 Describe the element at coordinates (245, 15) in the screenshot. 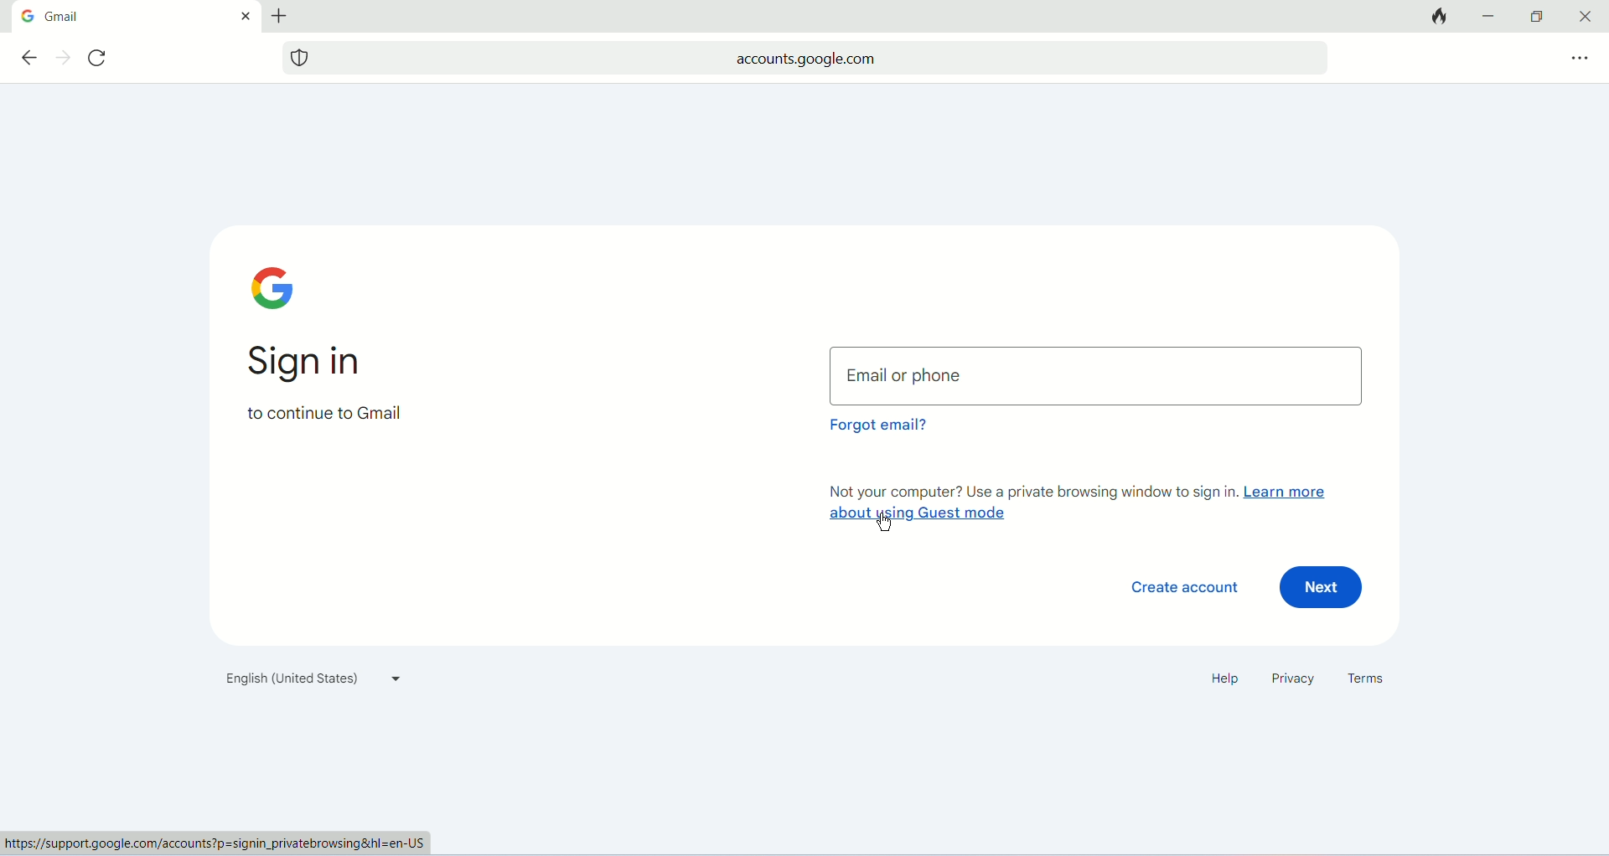

I see `close` at that location.